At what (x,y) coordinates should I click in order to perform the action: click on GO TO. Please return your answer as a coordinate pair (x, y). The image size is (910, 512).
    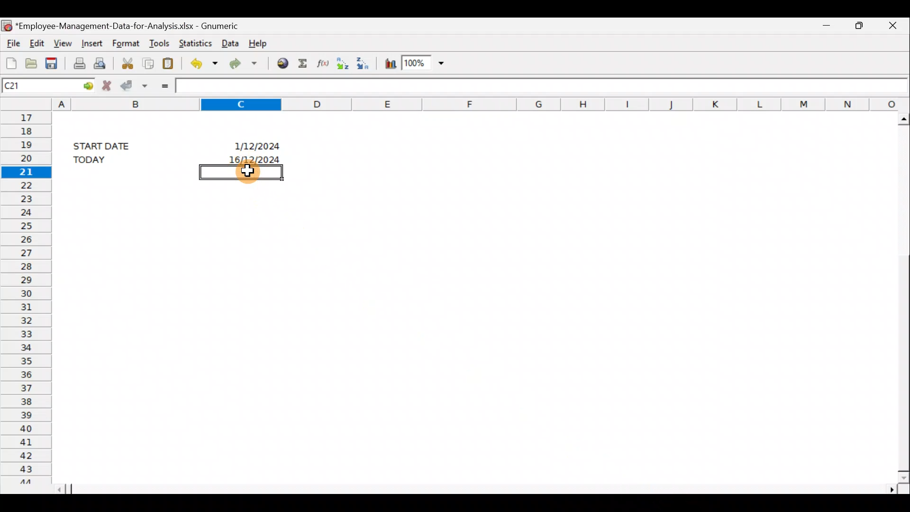
    Looking at the image, I should click on (80, 85).